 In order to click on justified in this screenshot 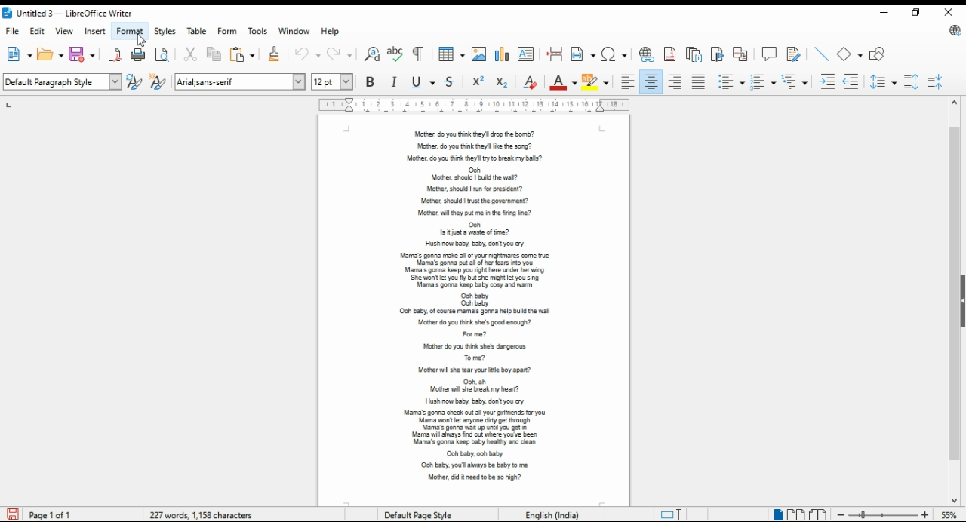, I will do `click(700, 81)`.